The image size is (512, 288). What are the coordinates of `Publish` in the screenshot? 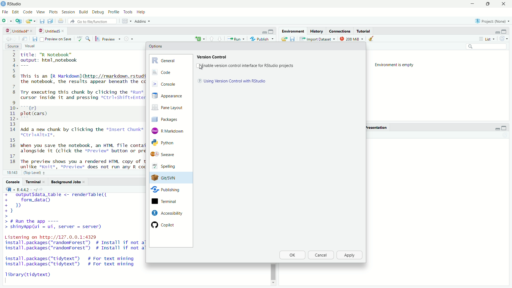 It's located at (262, 38).